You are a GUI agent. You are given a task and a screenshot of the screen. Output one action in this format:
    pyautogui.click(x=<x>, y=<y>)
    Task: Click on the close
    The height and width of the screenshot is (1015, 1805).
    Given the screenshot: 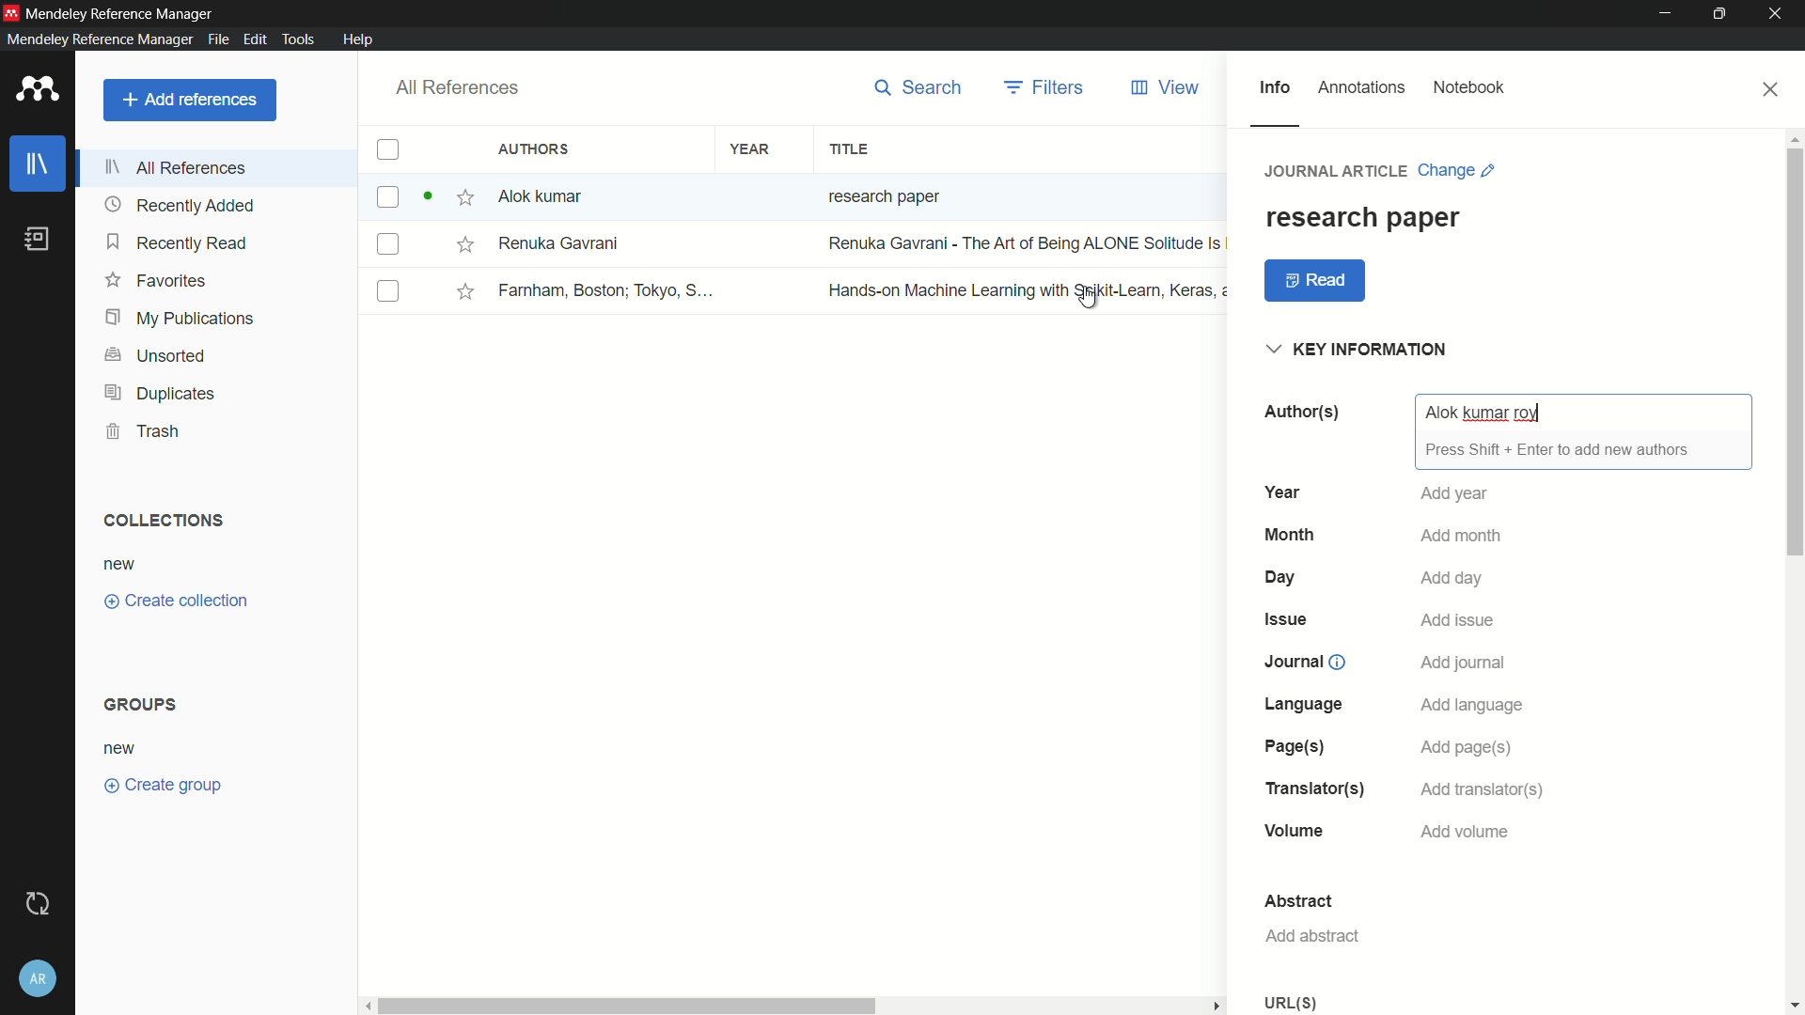 What is the action you would take?
    pyautogui.click(x=1772, y=89)
    